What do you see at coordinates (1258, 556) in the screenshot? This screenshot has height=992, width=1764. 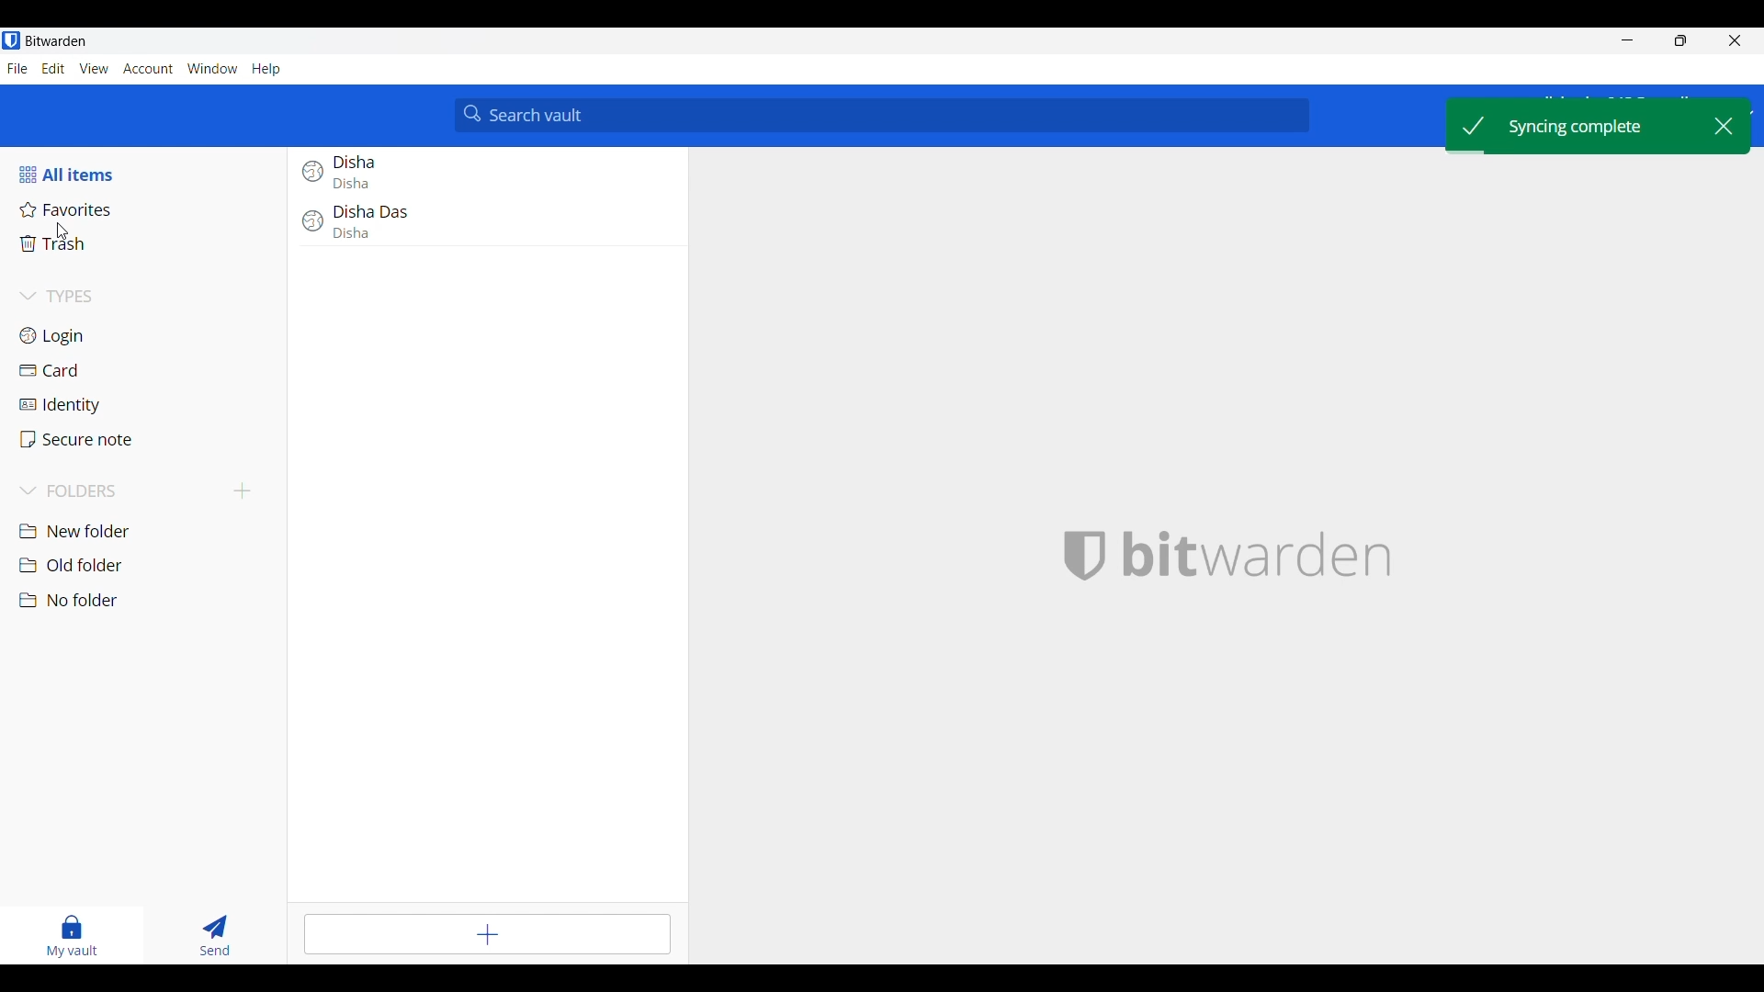 I see `Software logo and name` at bounding box center [1258, 556].